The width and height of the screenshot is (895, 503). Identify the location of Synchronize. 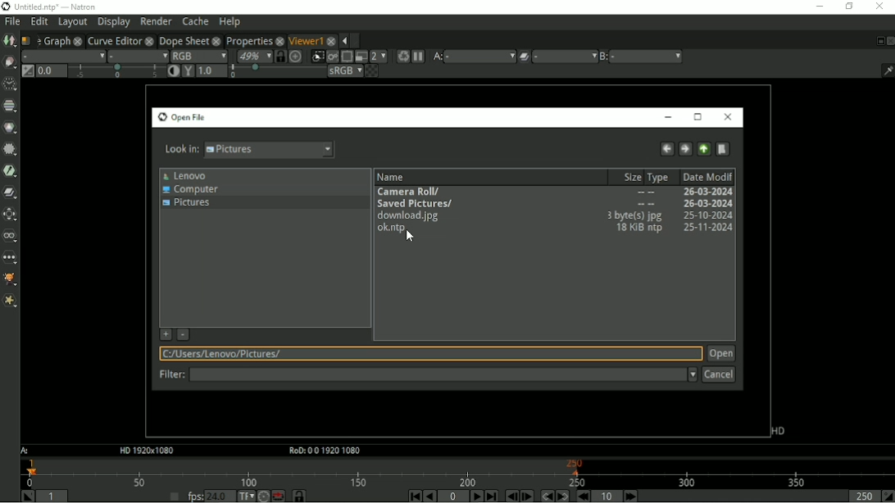
(280, 56).